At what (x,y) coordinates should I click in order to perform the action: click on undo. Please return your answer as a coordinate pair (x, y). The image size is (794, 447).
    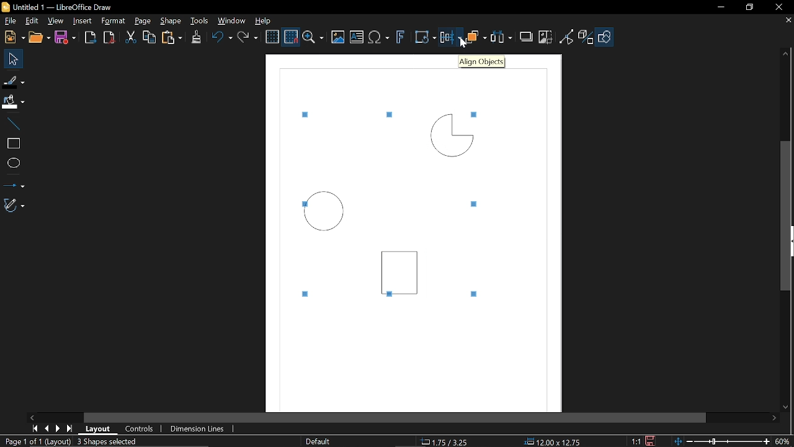
    Looking at the image, I should click on (223, 38).